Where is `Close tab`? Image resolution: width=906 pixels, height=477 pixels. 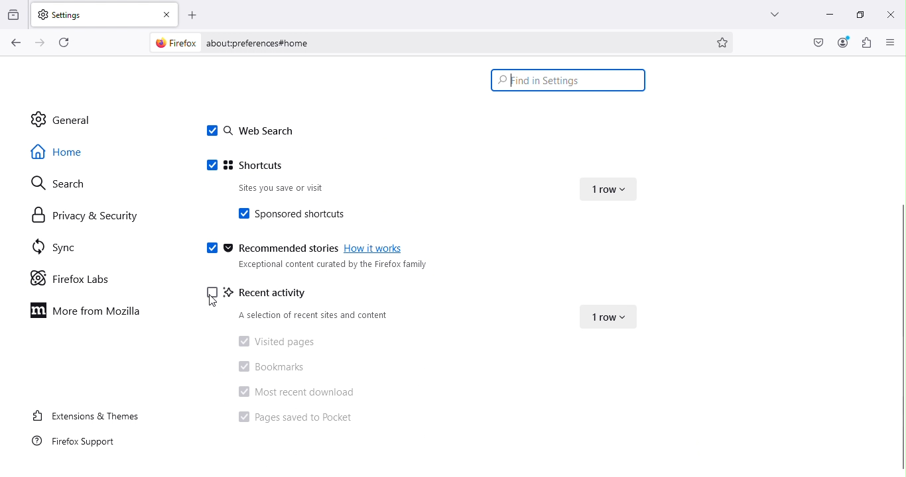
Close tab is located at coordinates (168, 14).